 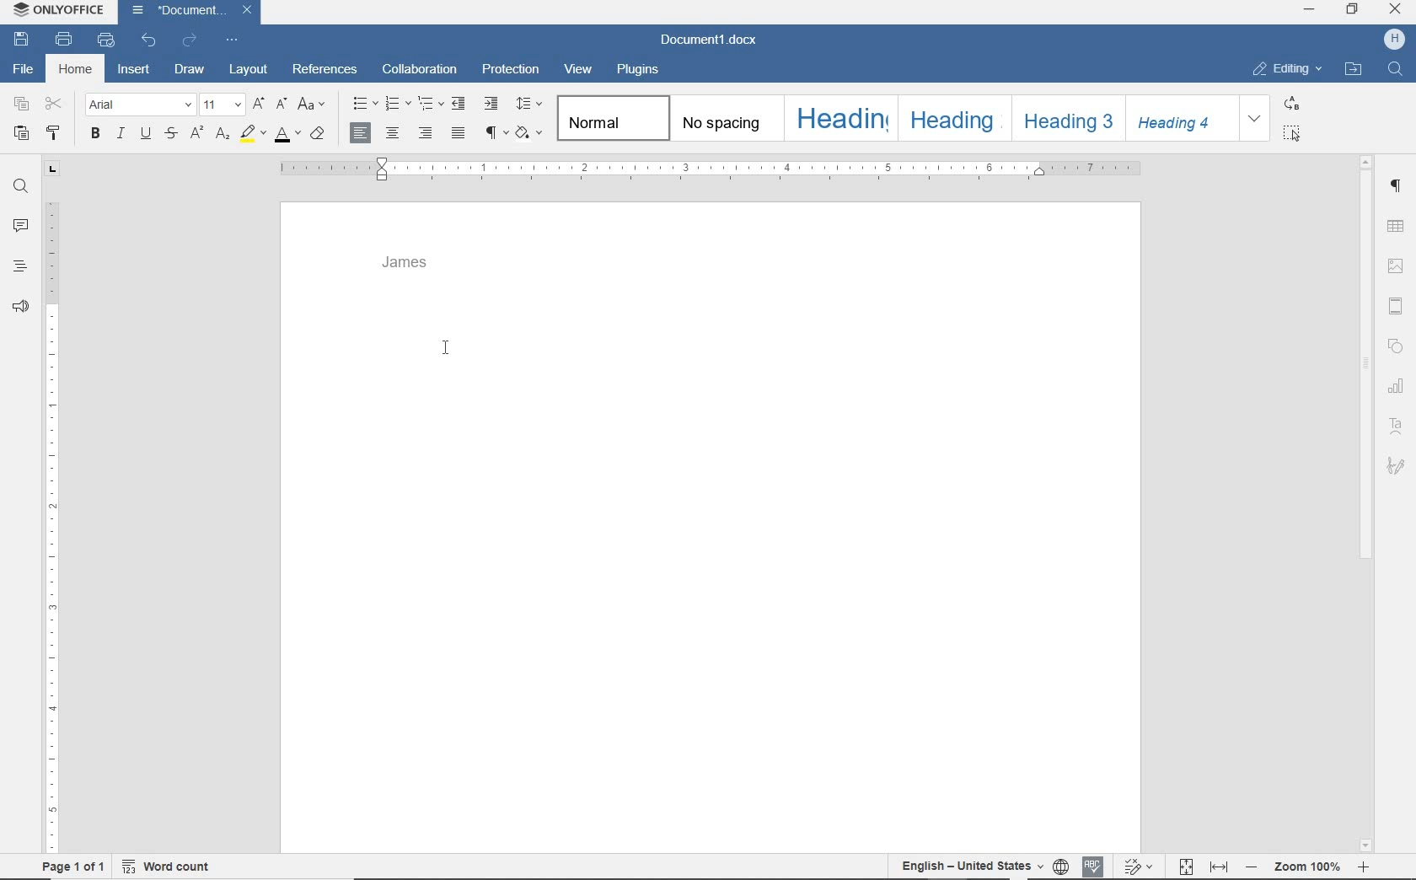 What do you see at coordinates (1286, 69) in the screenshot?
I see `EDITING` at bounding box center [1286, 69].